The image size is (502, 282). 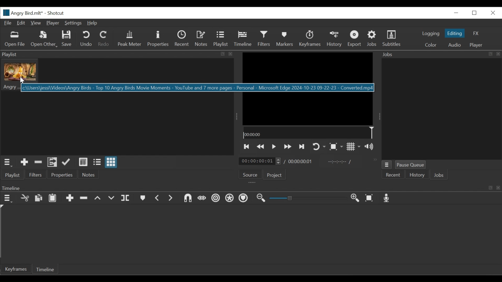 I want to click on Help, so click(x=92, y=23).